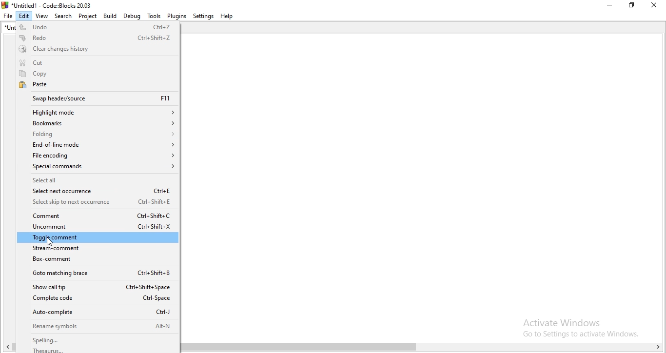 Image resolution: width=666 pixels, height=353 pixels. What do you see at coordinates (107, 350) in the screenshot?
I see `thesaurus` at bounding box center [107, 350].